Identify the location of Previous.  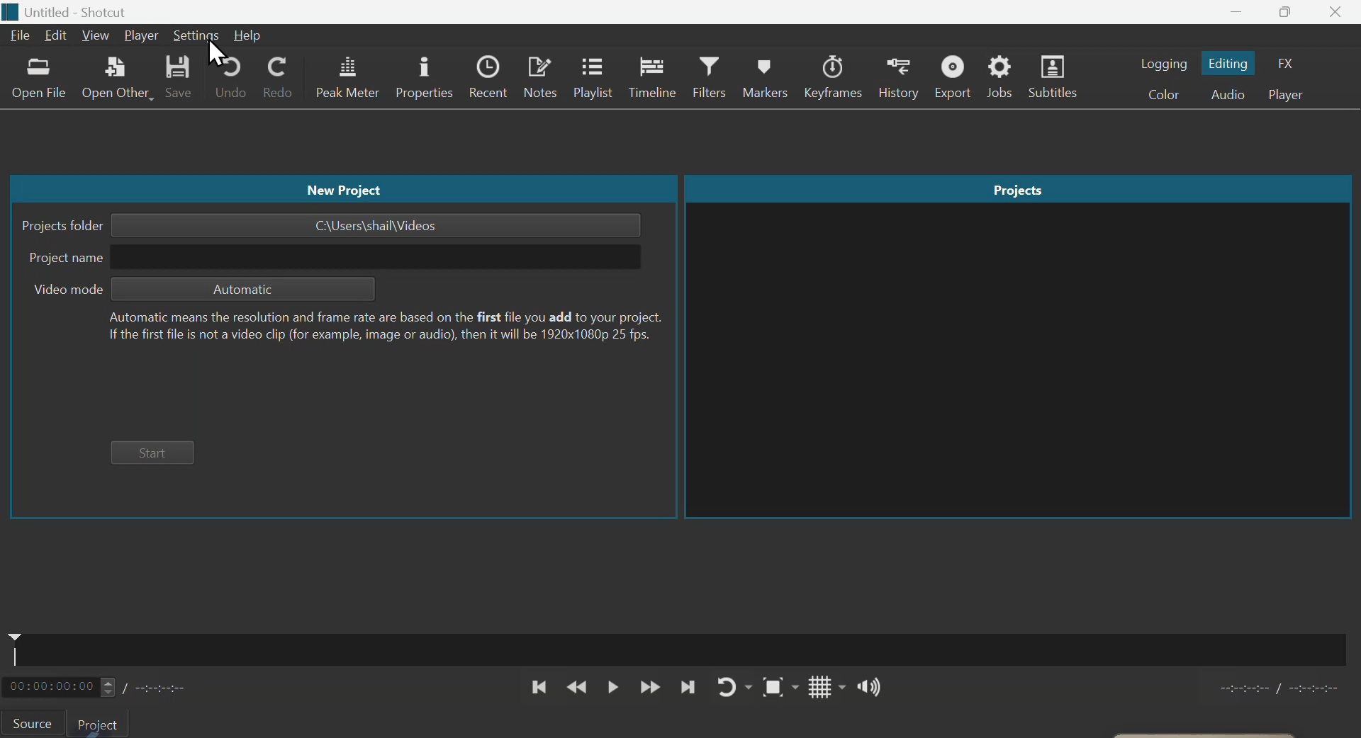
(539, 687).